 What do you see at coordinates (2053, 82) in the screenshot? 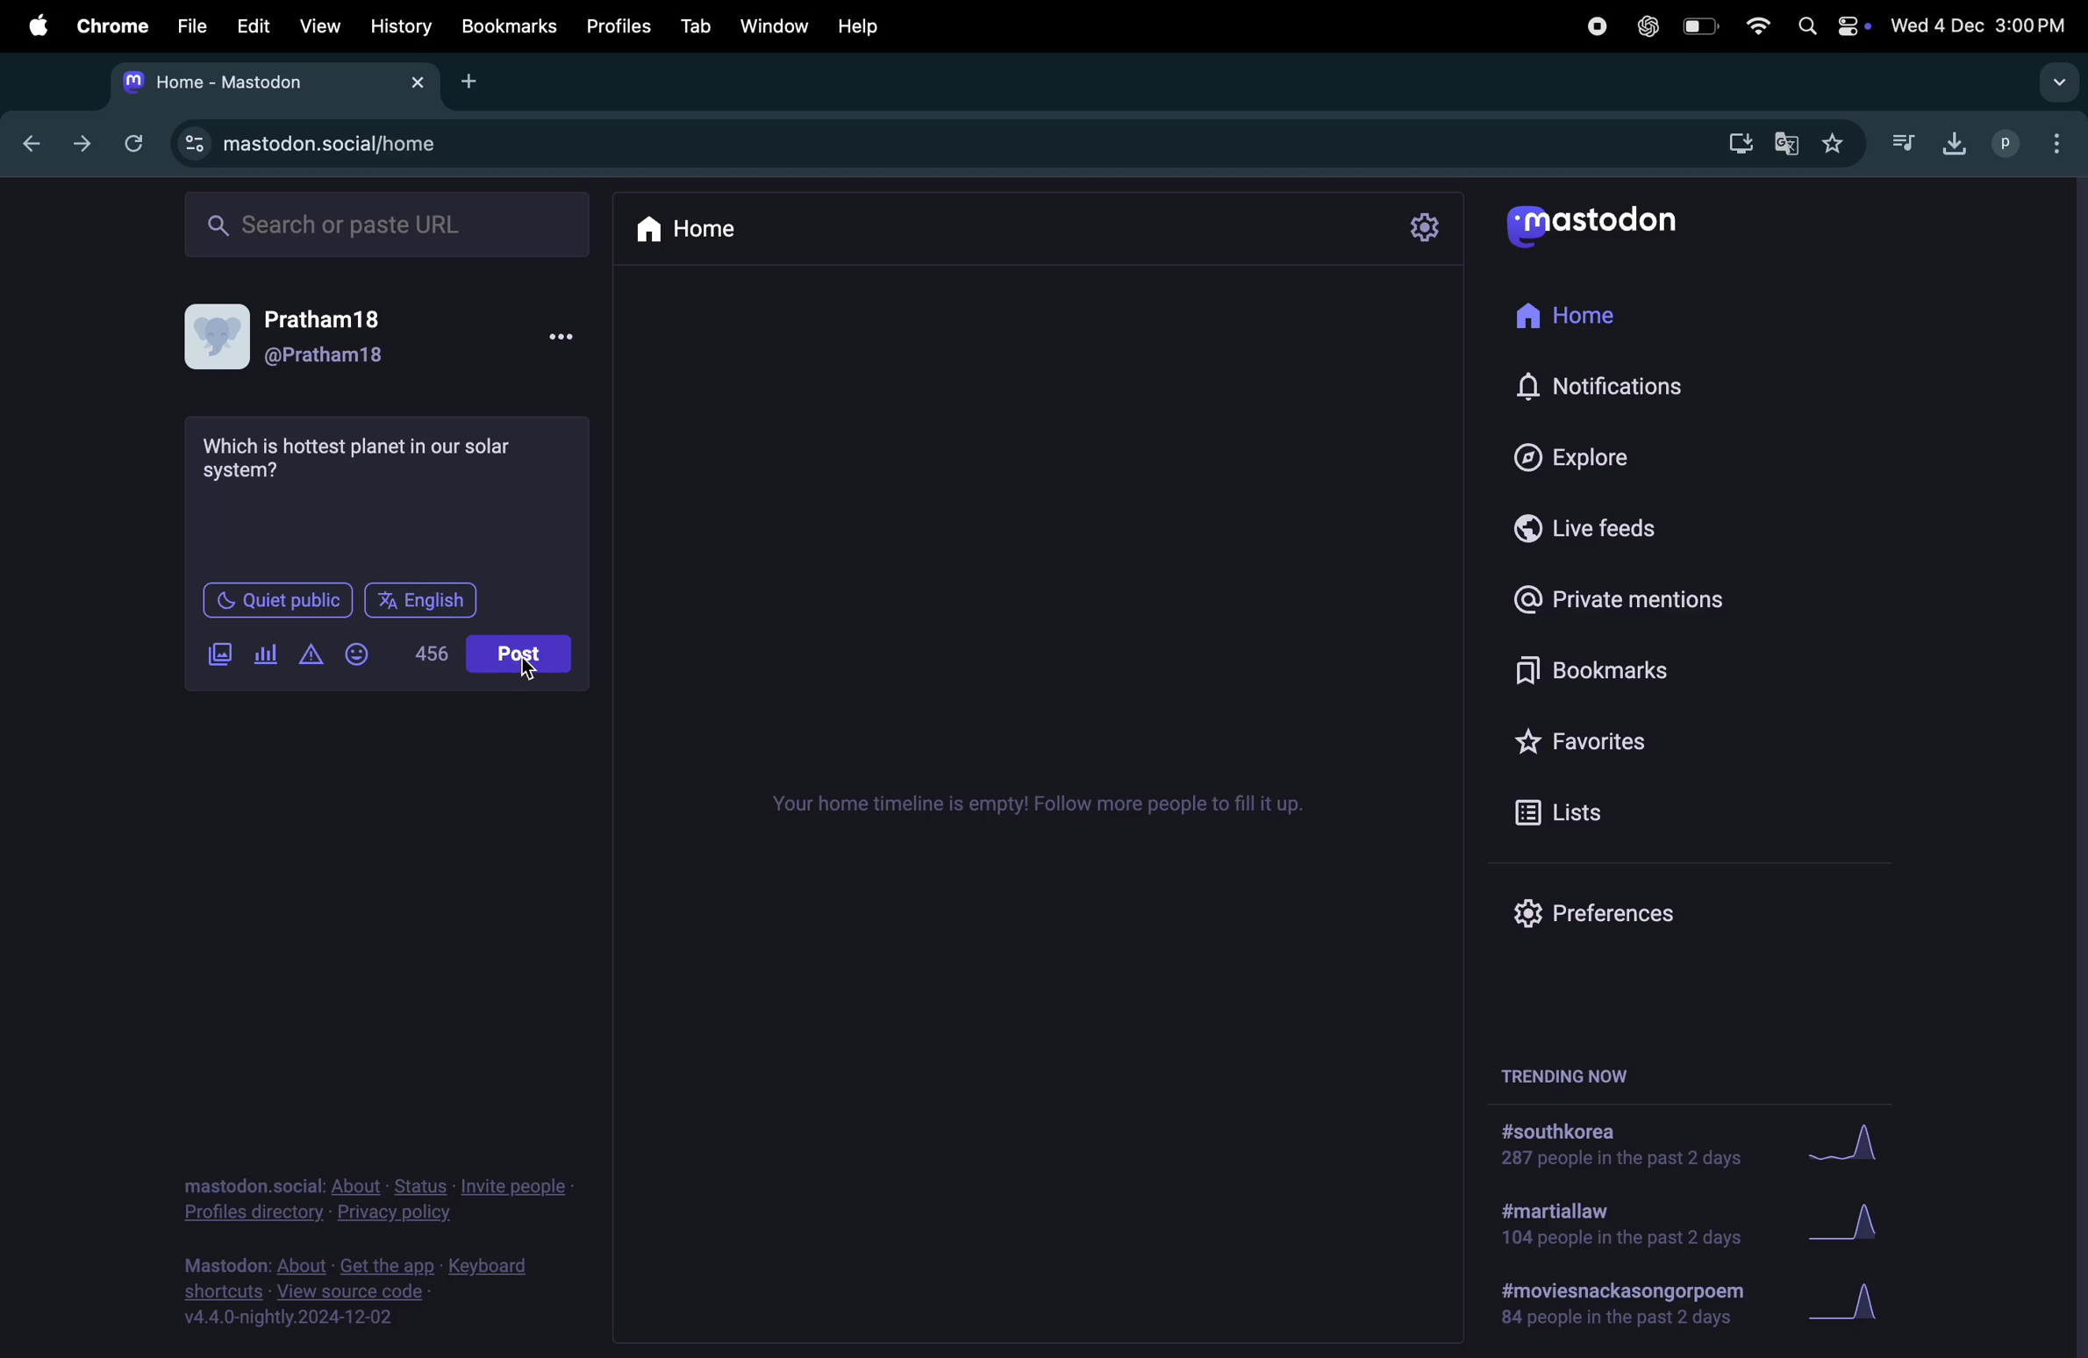
I see `drop down` at bounding box center [2053, 82].